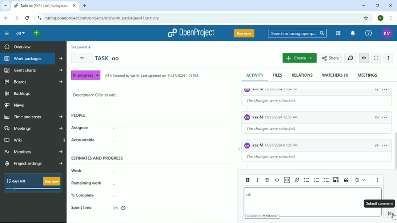  Describe the element at coordinates (378, 6) in the screenshot. I see `Restore down` at that location.